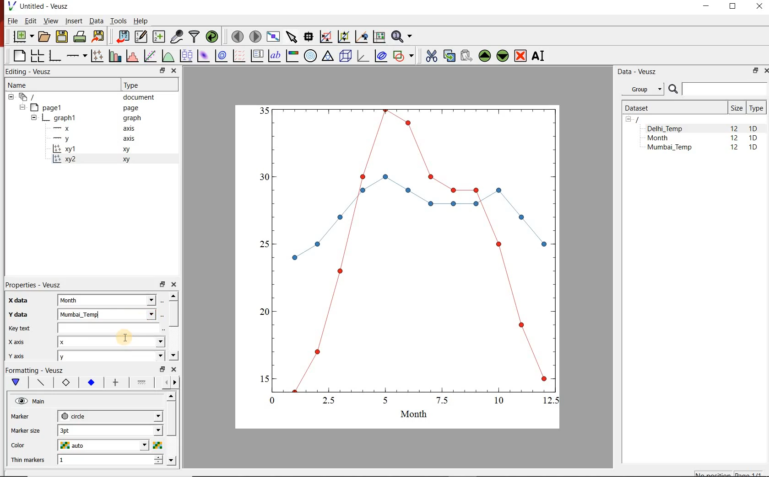 The height and width of the screenshot is (477, 769). What do you see at coordinates (90, 129) in the screenshot?
I see `-x axis` at bounding box center [90, 129].